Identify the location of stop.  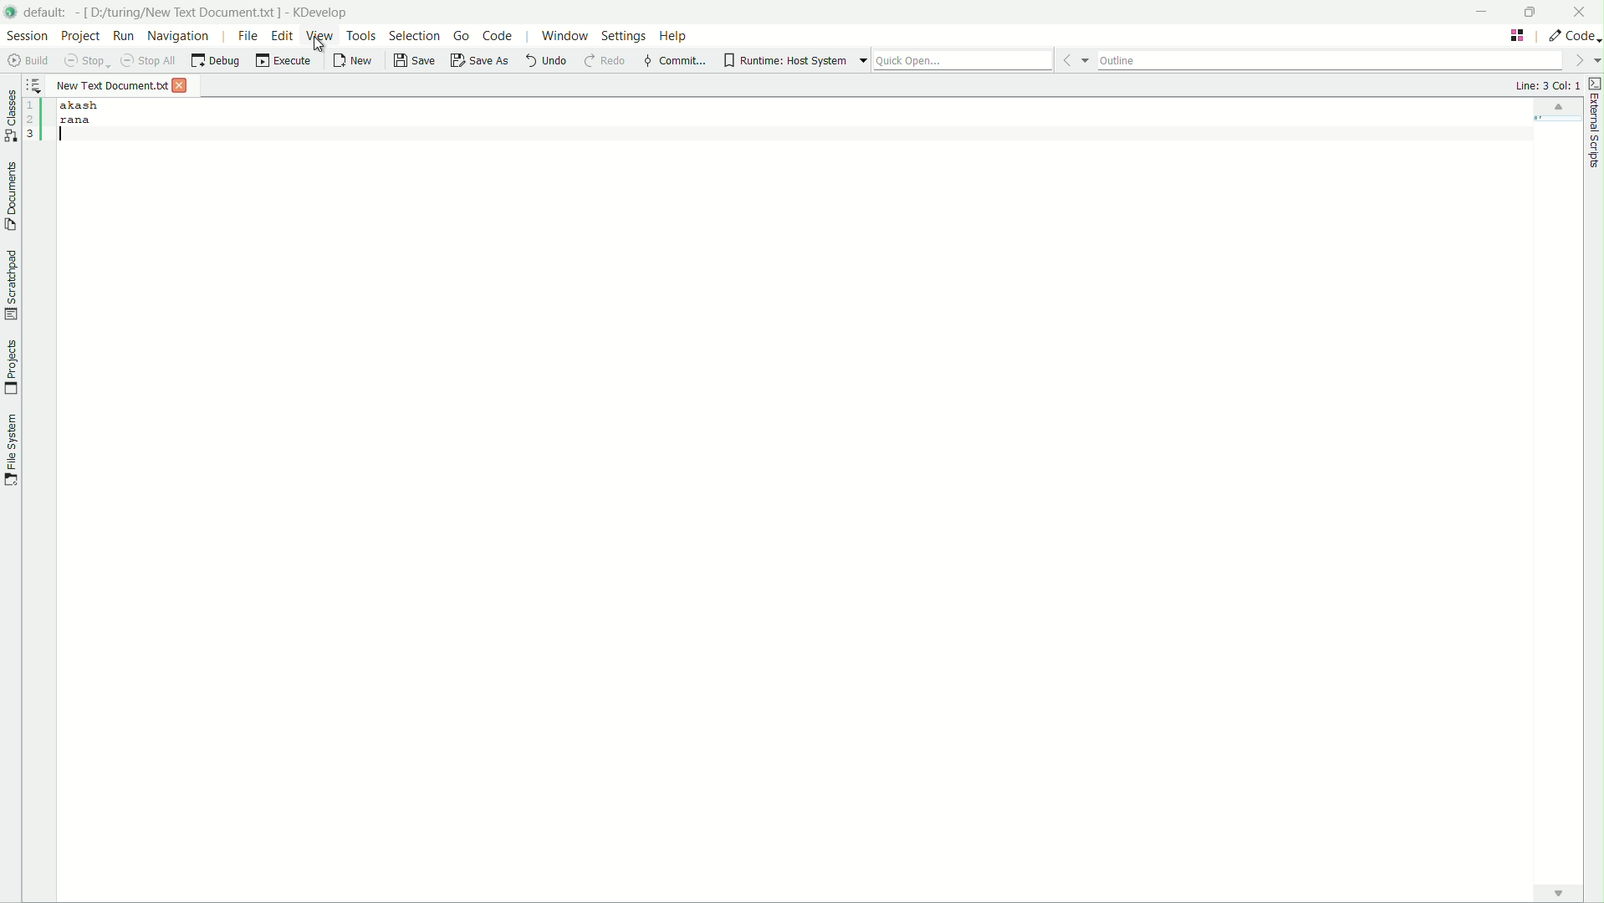
(89, 60).